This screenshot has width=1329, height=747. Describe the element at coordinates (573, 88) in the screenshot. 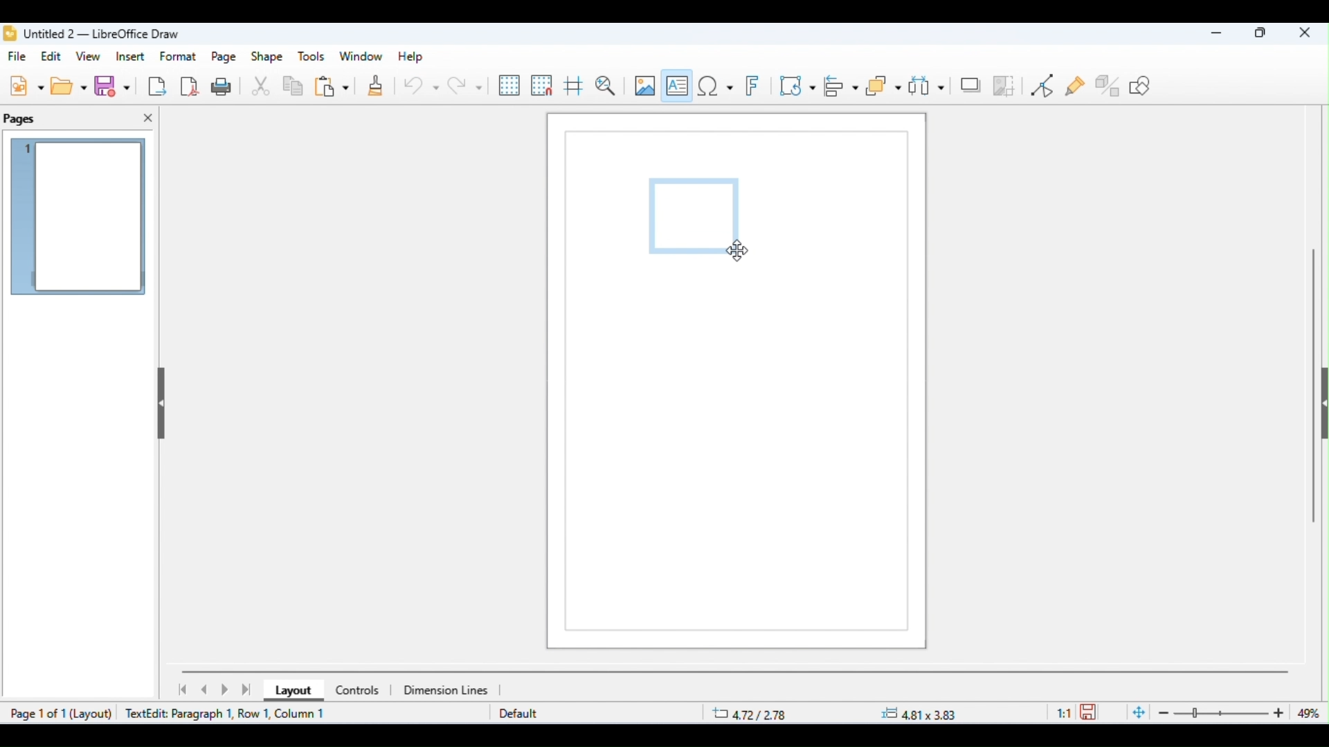

I see `show helplines while moving` at that location.